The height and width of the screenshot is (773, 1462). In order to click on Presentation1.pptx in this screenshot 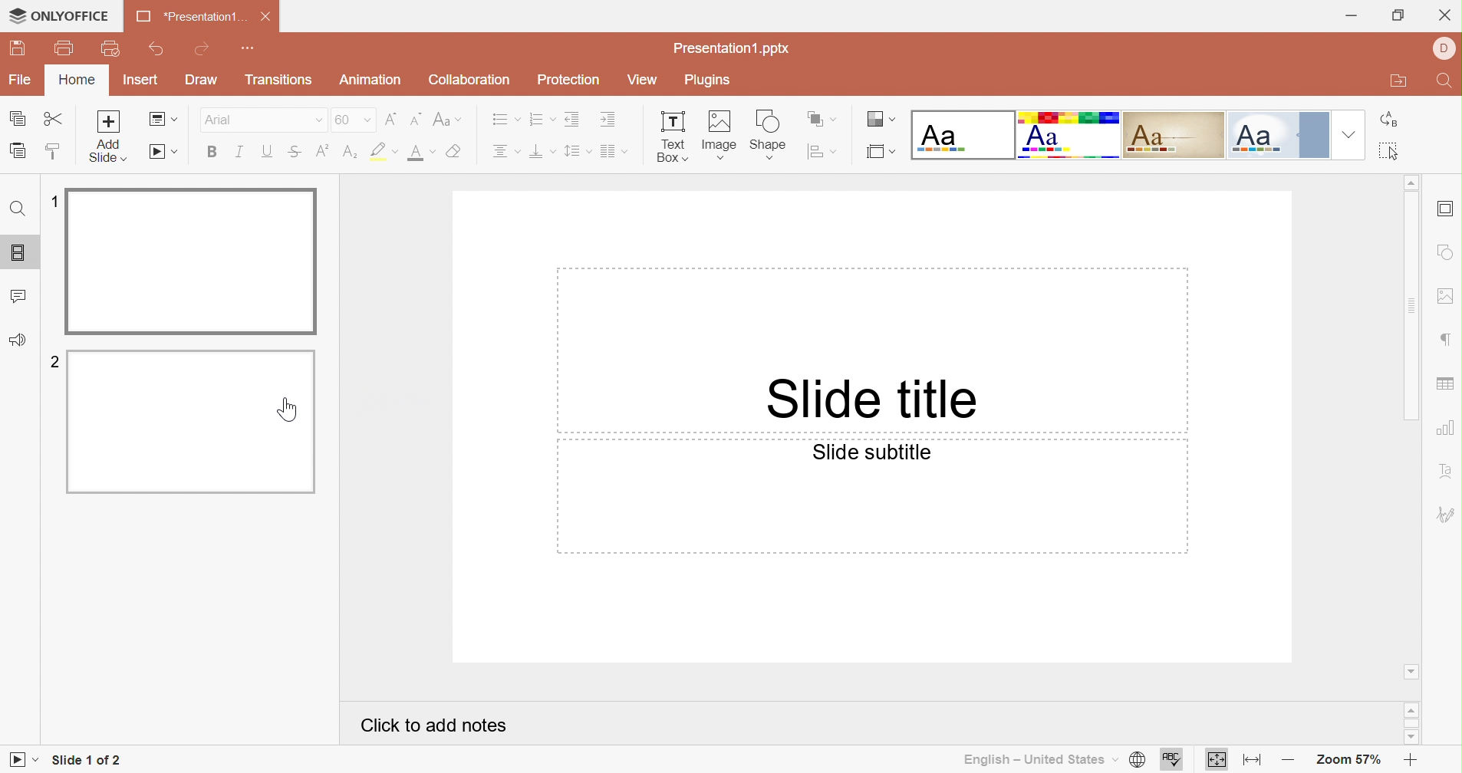, I will do `click(735, 48)`.